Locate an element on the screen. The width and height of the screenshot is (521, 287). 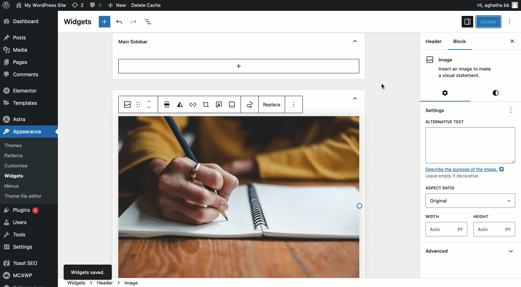
Link is located at coordinates (192, 105).